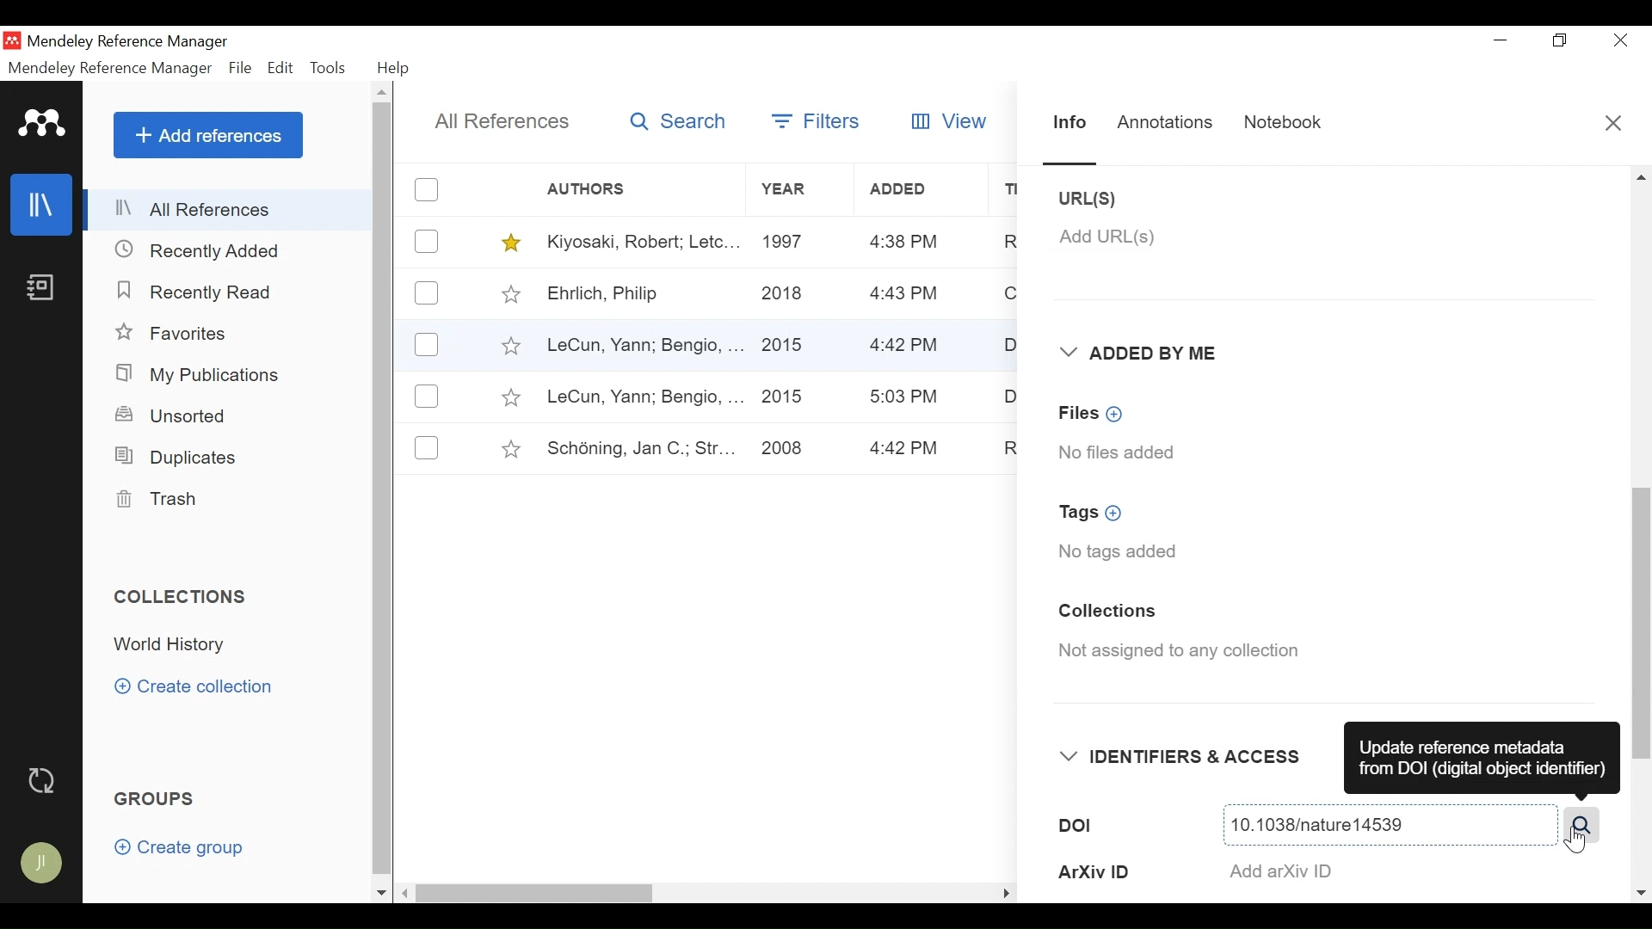  Describe the element at coordinates (906, 449) in the screenshot. I see `4:42 PM` at that location.